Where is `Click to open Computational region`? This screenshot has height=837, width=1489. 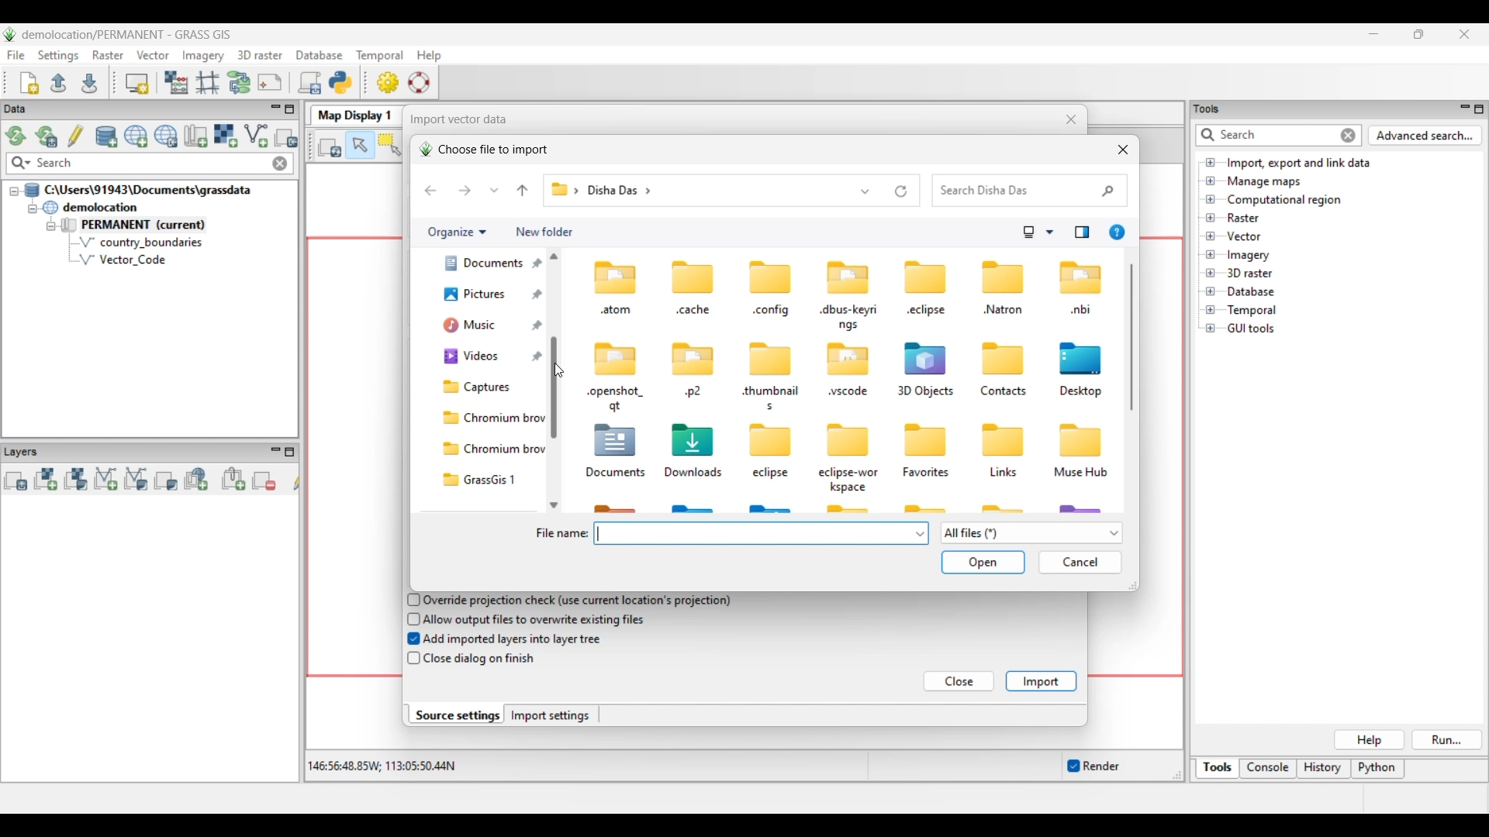
Click to open Computational region is located at coordinates (1211, 199).